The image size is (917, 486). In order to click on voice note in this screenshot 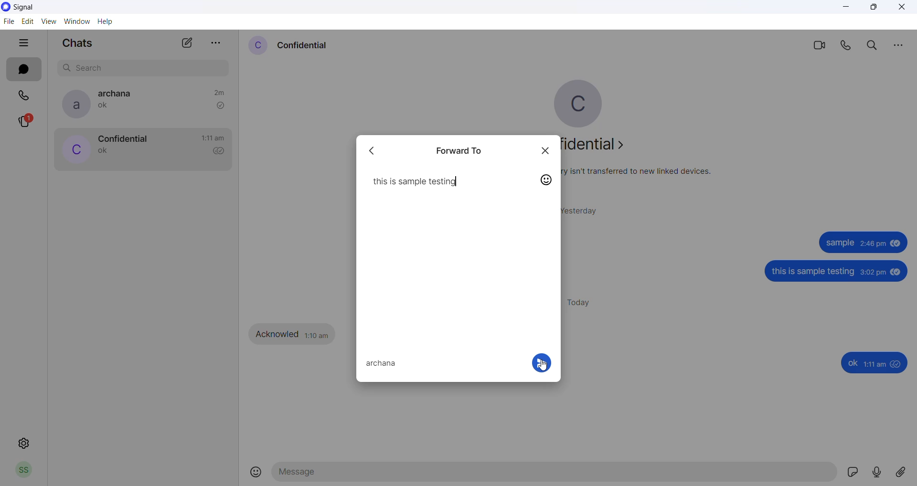, I will do `click(879, 472)`.